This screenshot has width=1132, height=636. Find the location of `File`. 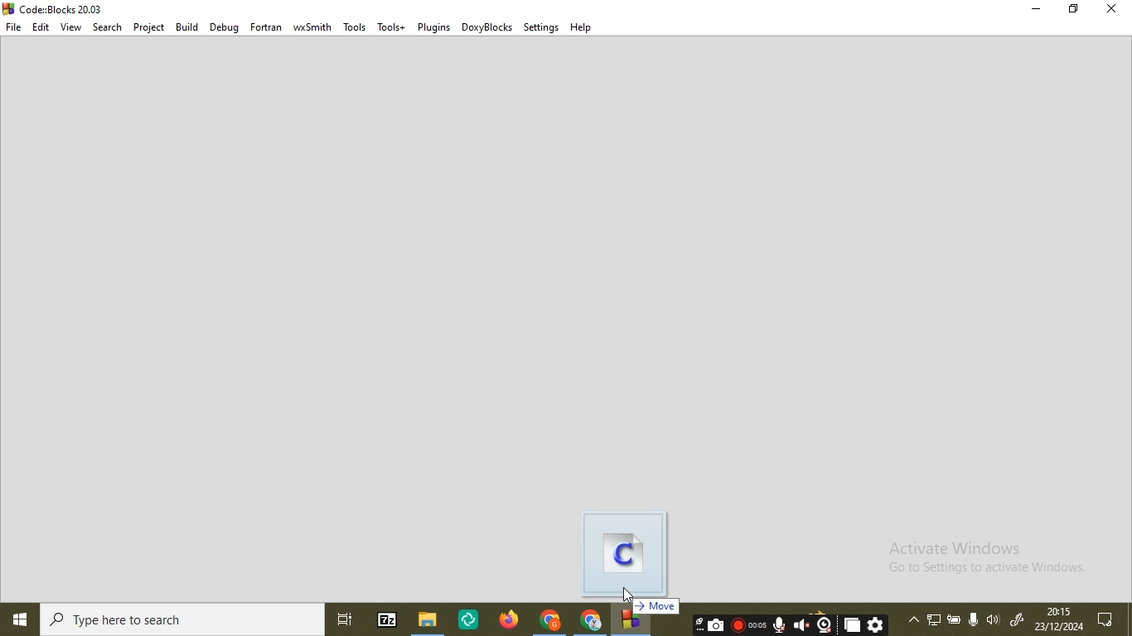

File is located at coordinates (14, 26).